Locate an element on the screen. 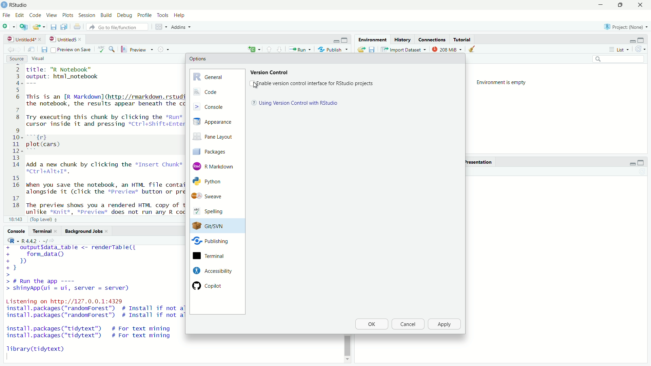 This screenshot has height=366, width=651. maximize is located at coordinates (346, 40).